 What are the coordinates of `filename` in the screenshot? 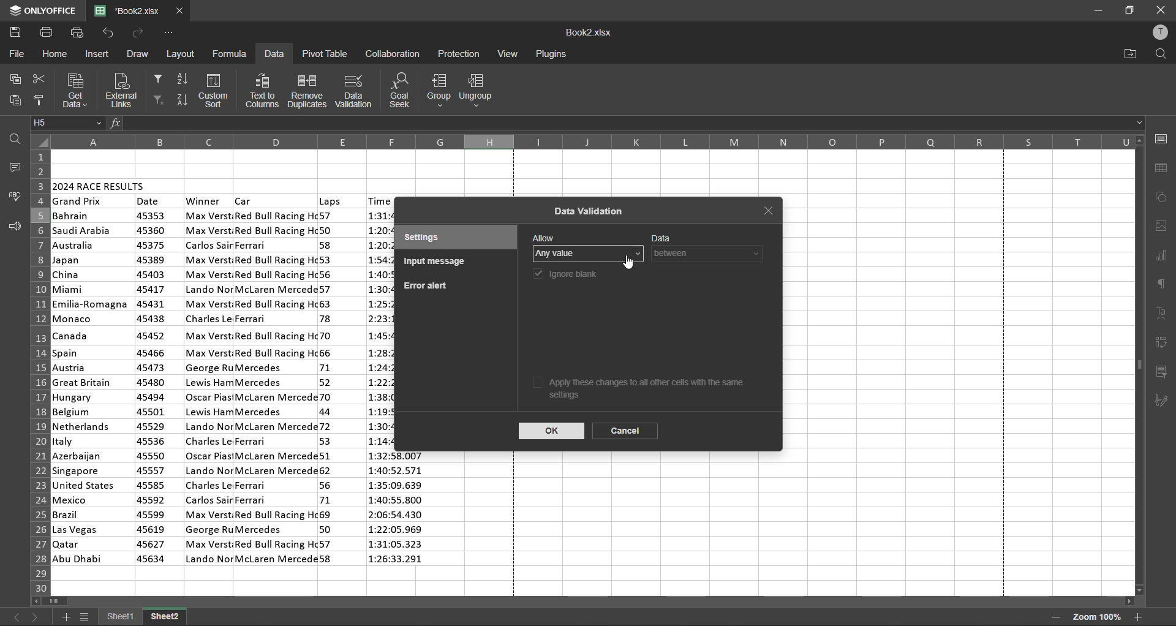 It's located at (132, 10).